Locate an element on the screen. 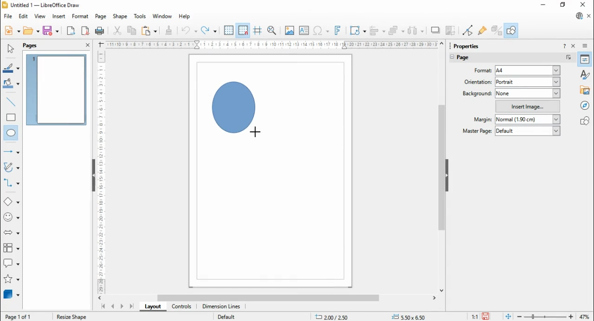  undo is located at coordinates (189, 31).